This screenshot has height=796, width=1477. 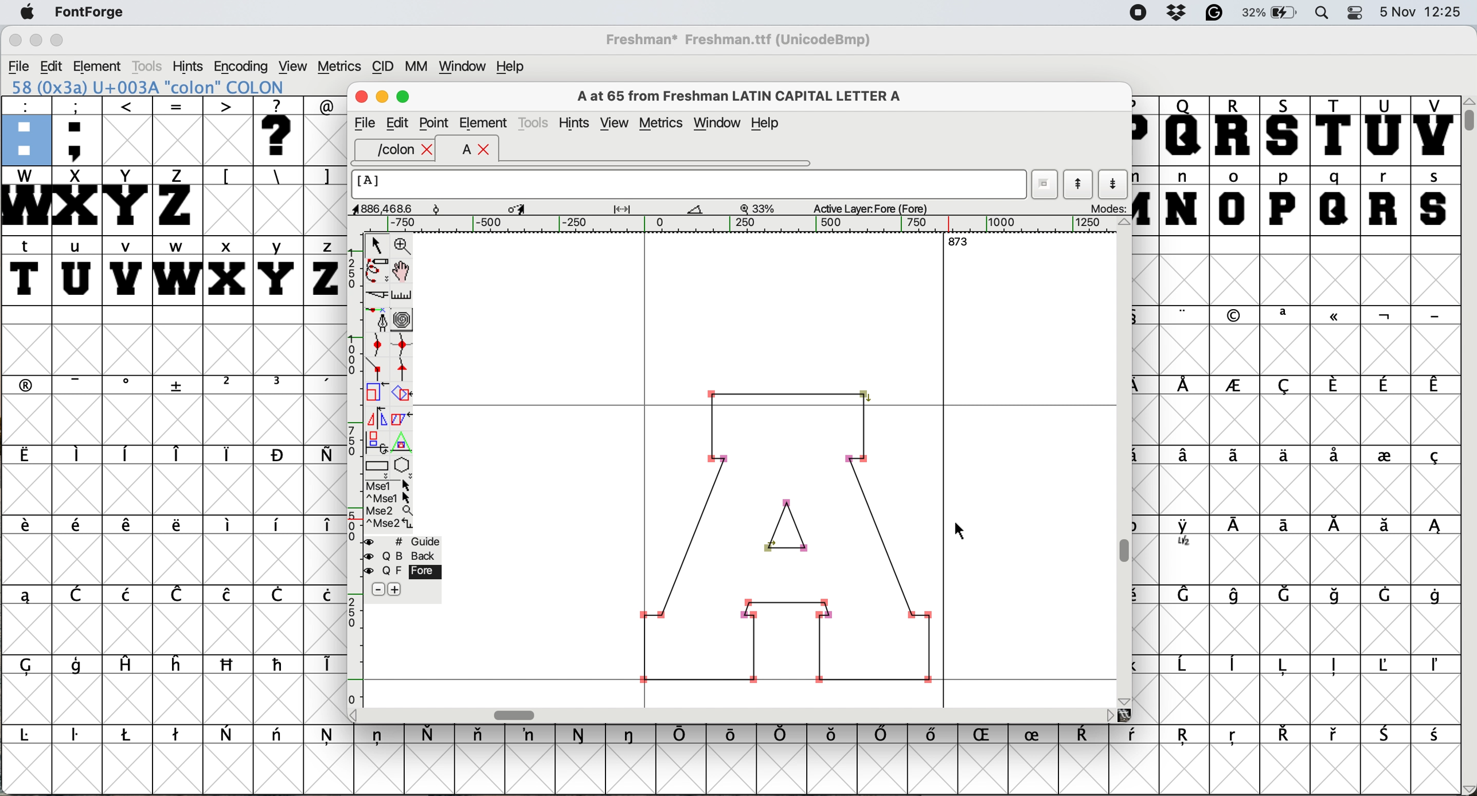 I want to click on mm, so click(x=415, y=65).